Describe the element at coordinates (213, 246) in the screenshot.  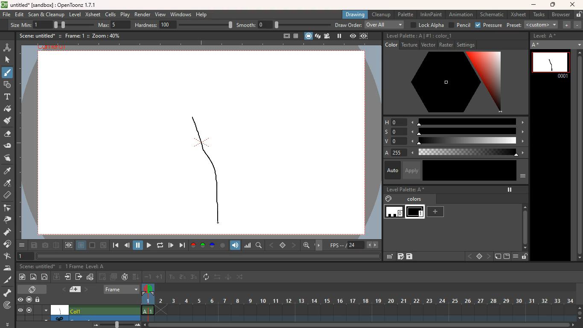
I see `blue` at that location.